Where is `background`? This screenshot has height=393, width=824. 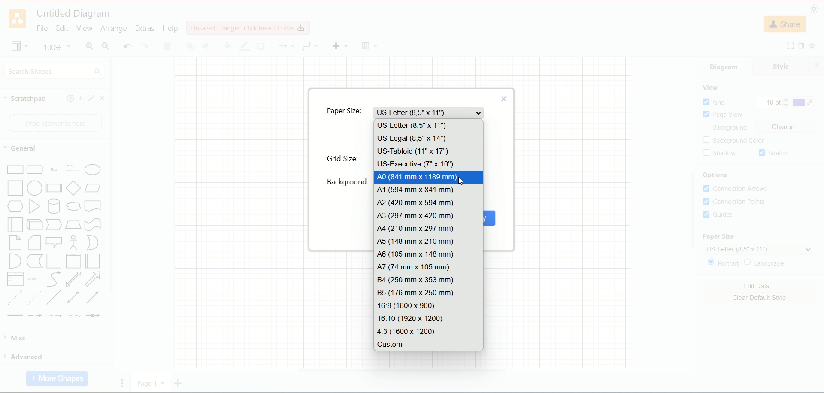 background is located at coordinates (348, 182).